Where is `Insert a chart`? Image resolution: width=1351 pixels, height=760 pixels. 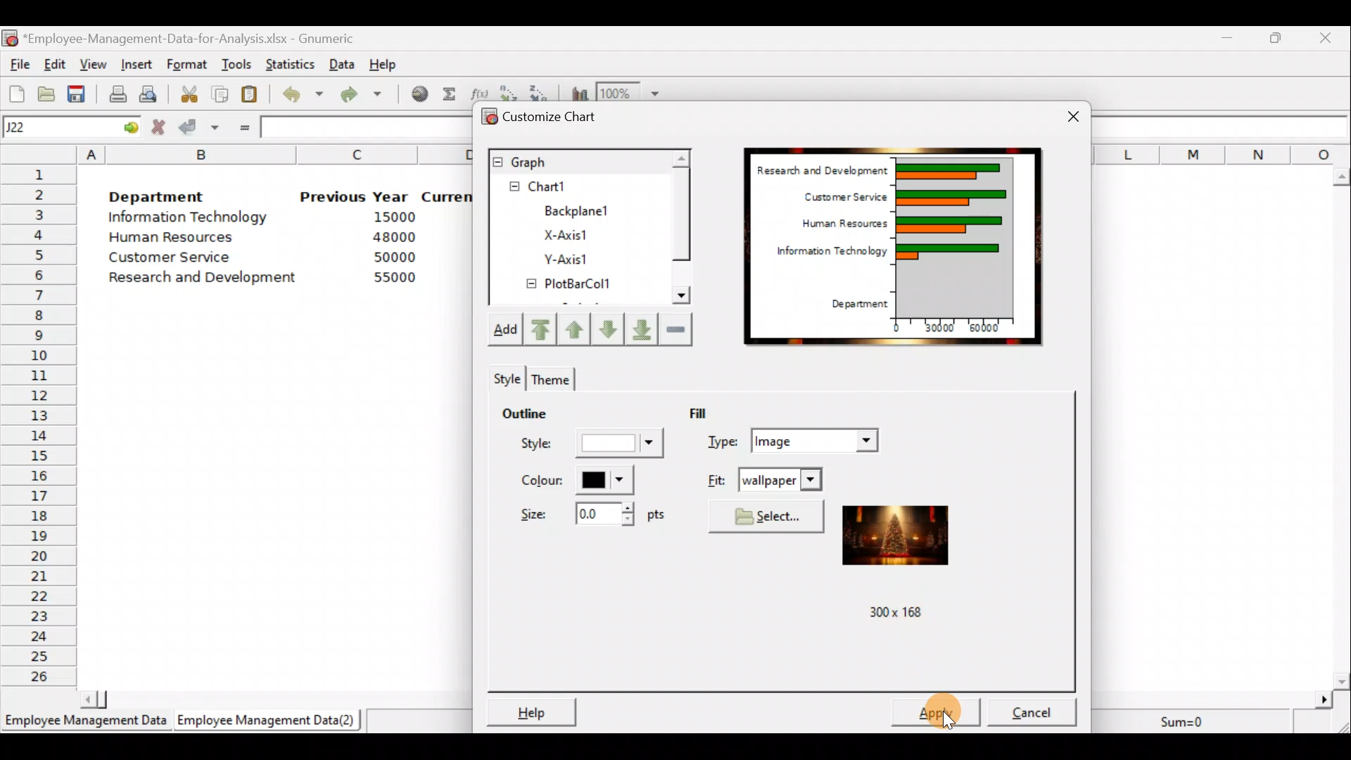 Insert a chart is located at coordinates (577, 91).